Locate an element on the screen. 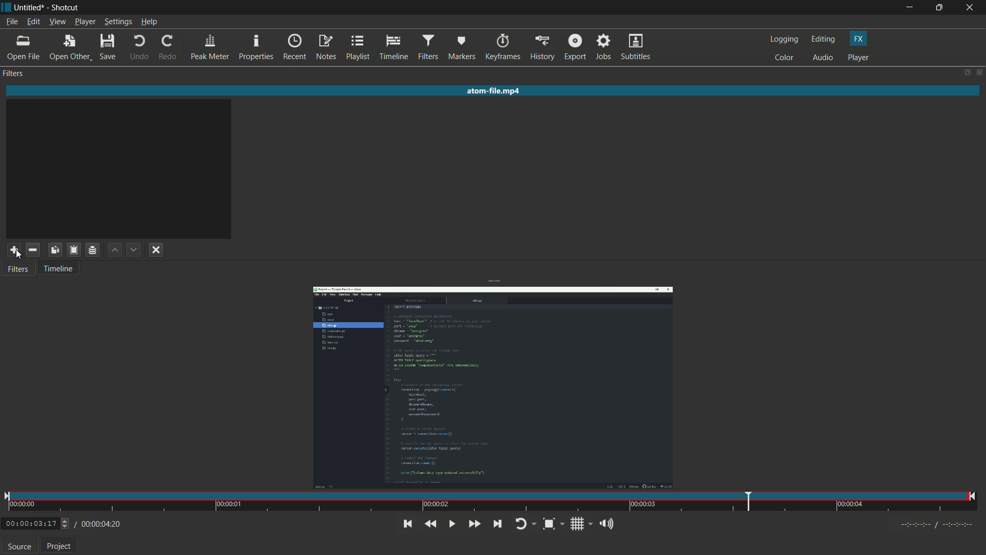  time and position is located at coordinates (491, 503).